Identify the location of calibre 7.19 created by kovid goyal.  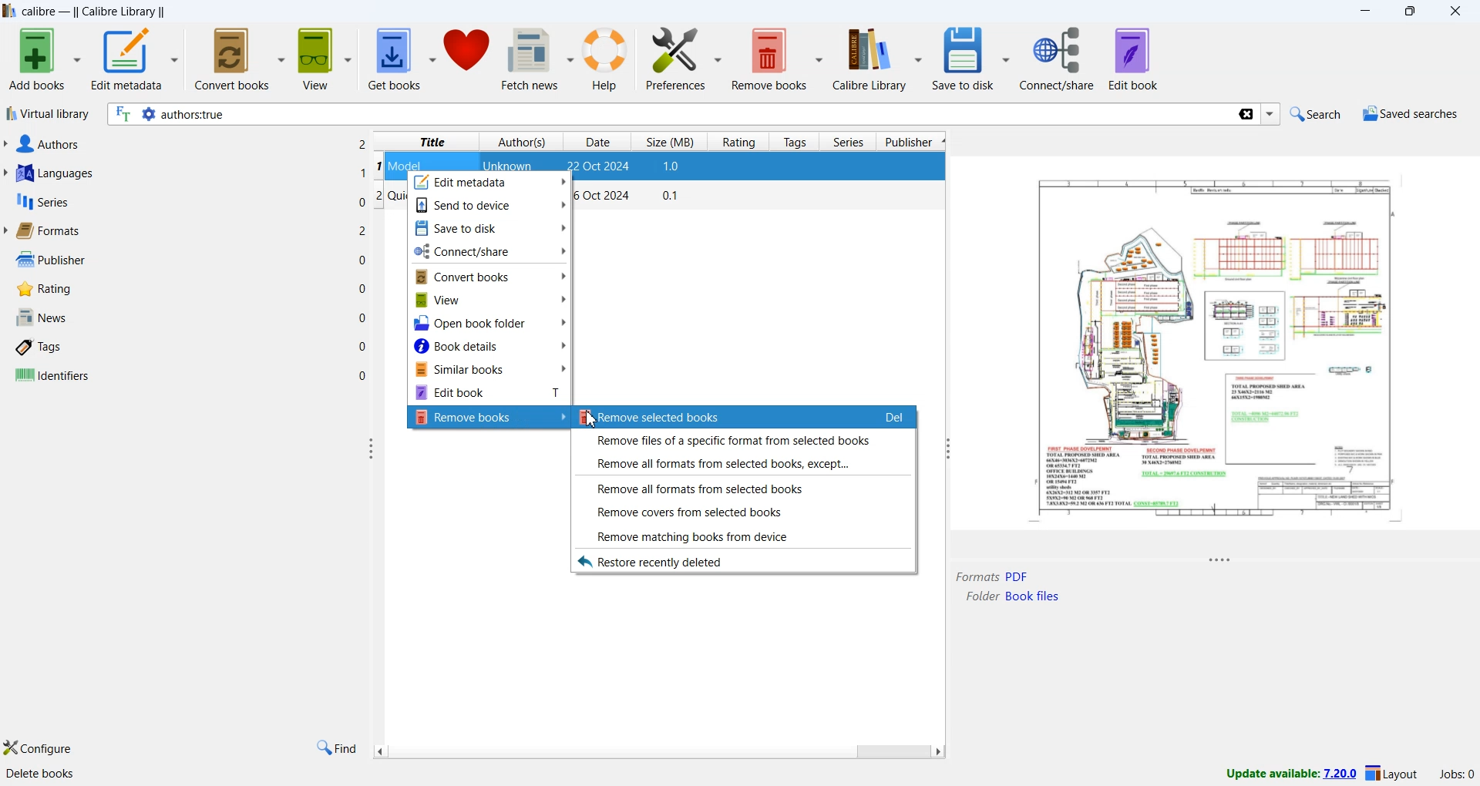
(96, 775).